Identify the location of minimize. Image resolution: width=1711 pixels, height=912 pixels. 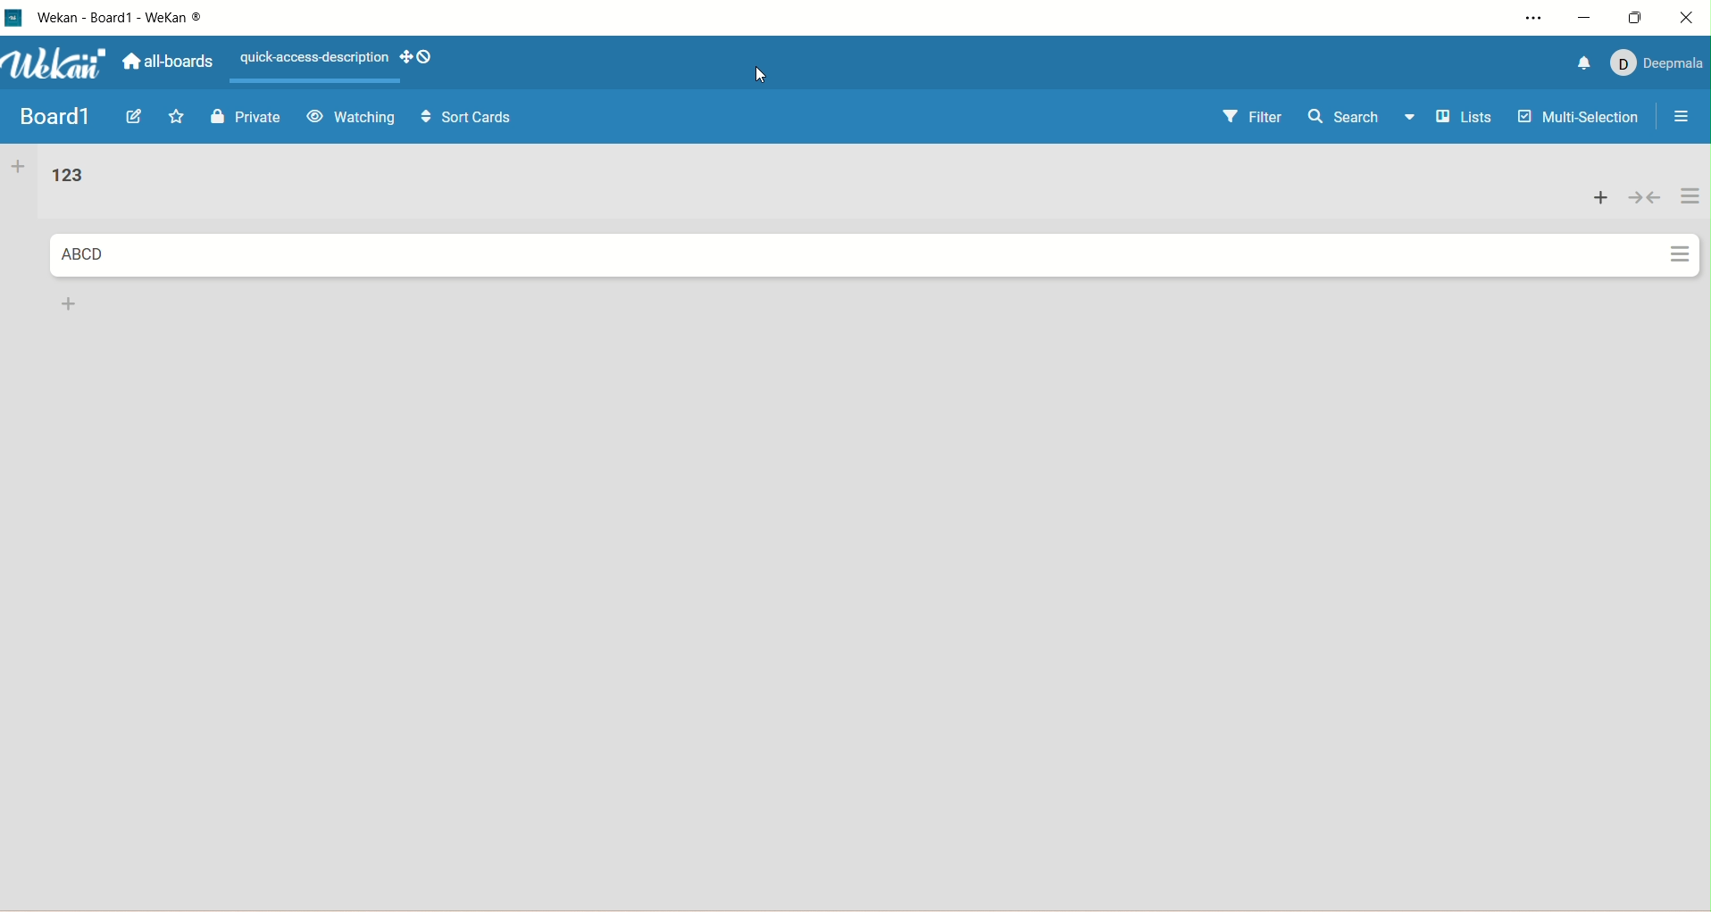
(1583, 20).